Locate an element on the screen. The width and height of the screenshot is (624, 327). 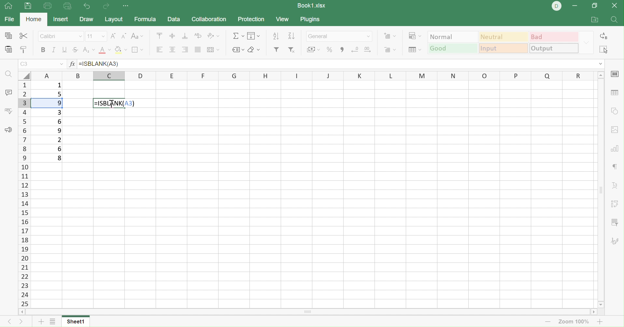
Normal is located at coordinates (453, 36).